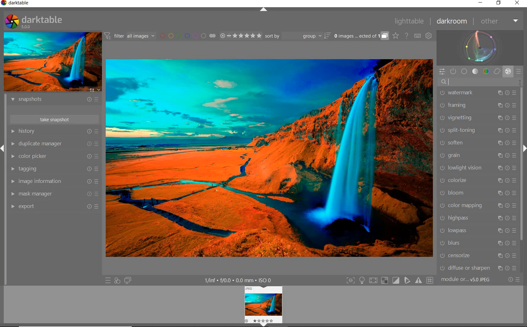 Image resolution: width=527 pixels, height=327 pixels. What do you see at coordinates (411, 21) in the screenshot?
I see `lighttable` at bounding box center [411, 21].